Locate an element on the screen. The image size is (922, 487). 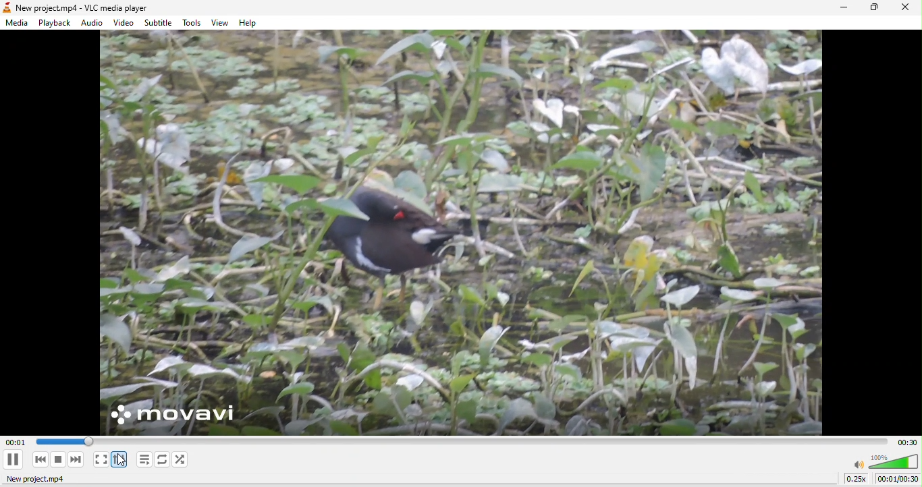
speakers is located at coordinates (885, 461).